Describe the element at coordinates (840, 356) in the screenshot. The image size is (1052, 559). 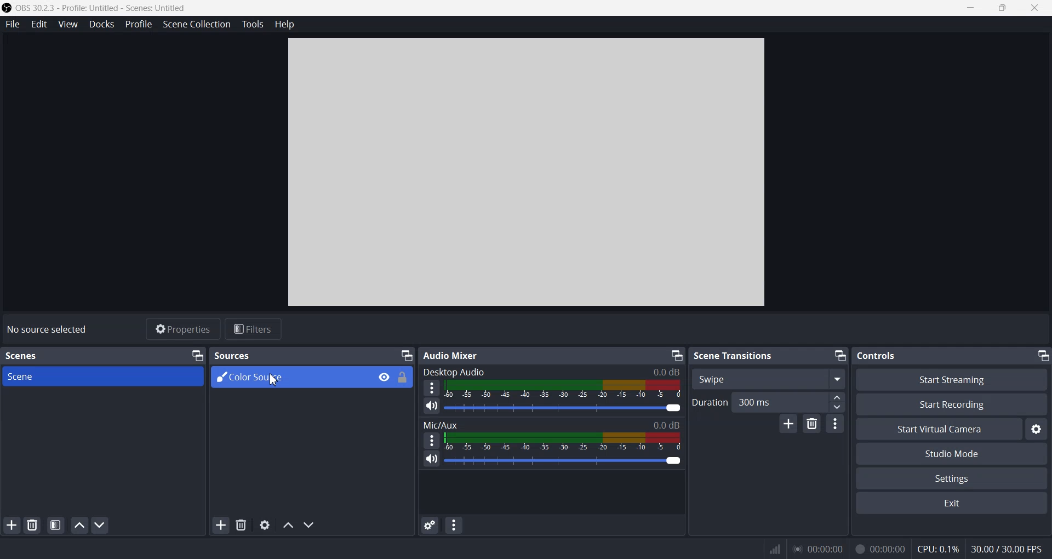
I see `Minimize` at that location.